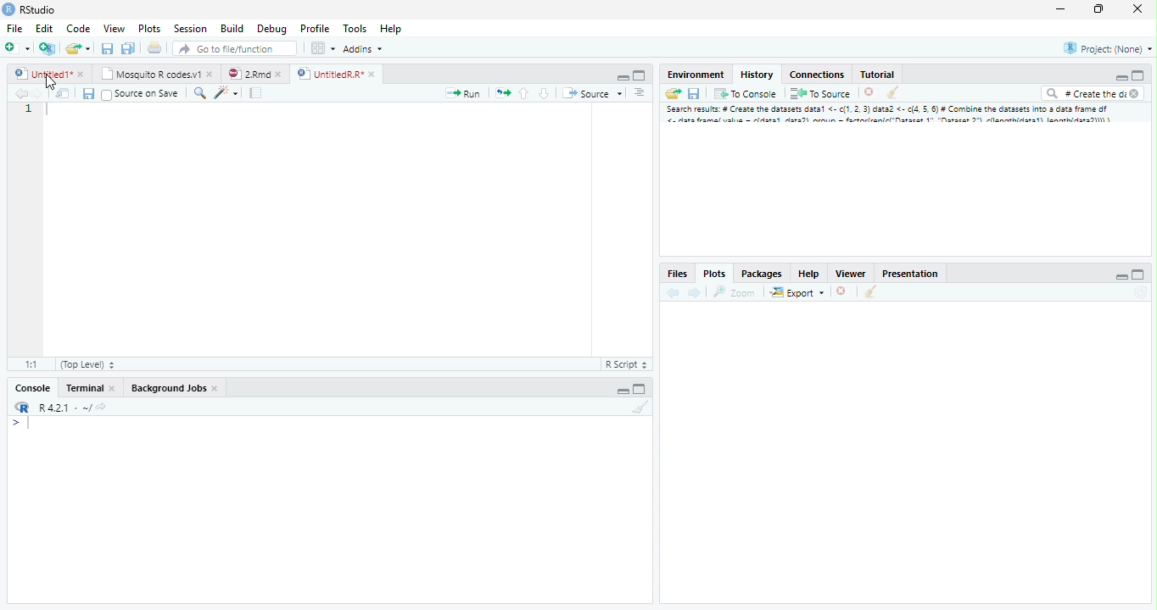  Describe the element at coordinates (694, 294) in the screenshot. I see `Next` at that location.